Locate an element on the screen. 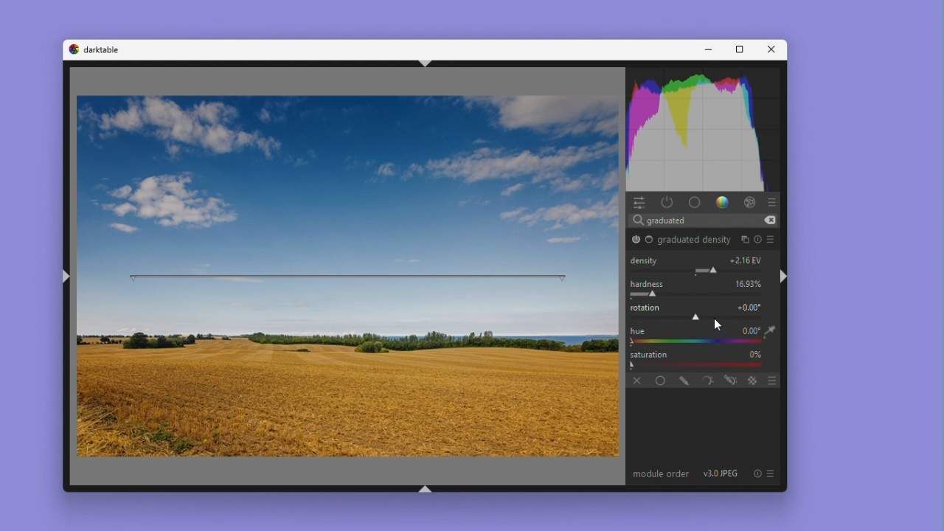 The width and height of the screenshot is (944, 531). Module Parameter Adjustment Slider is located at coordinates (700, 271).